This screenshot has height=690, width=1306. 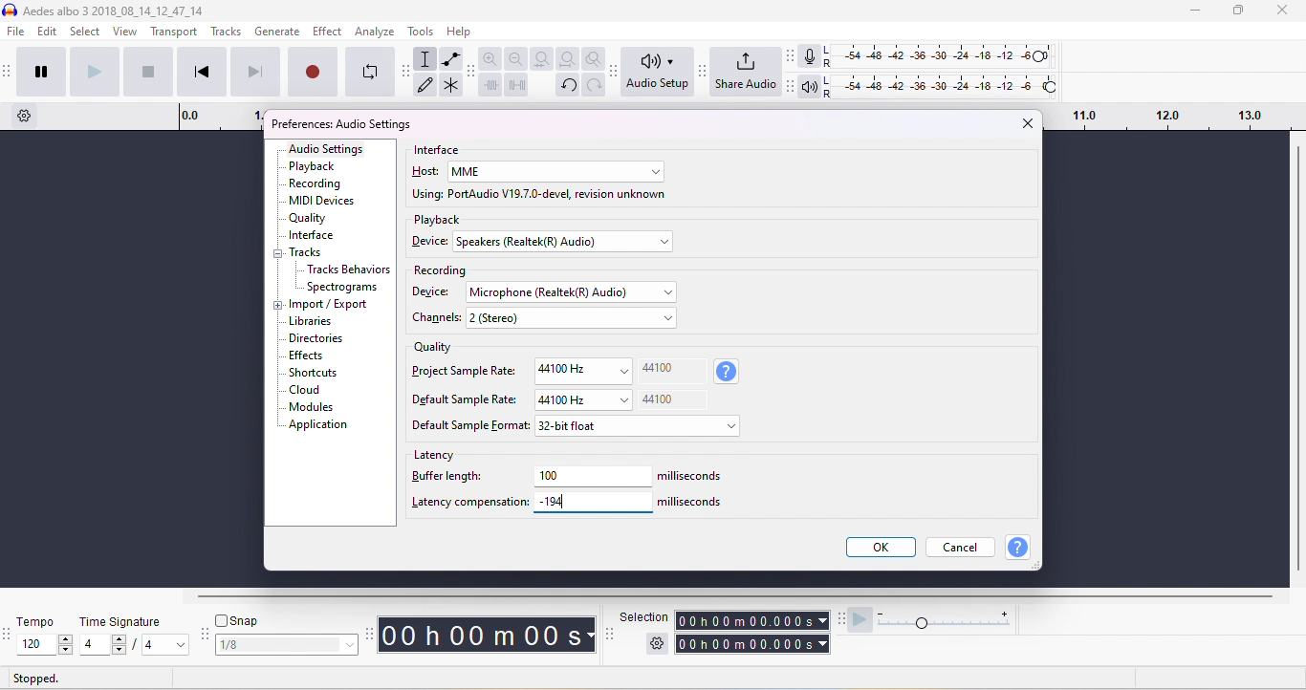 What do you see at coordinates (520, 88) in the screenshot?
I see `silence the selection` at bounding box center [520, 88].